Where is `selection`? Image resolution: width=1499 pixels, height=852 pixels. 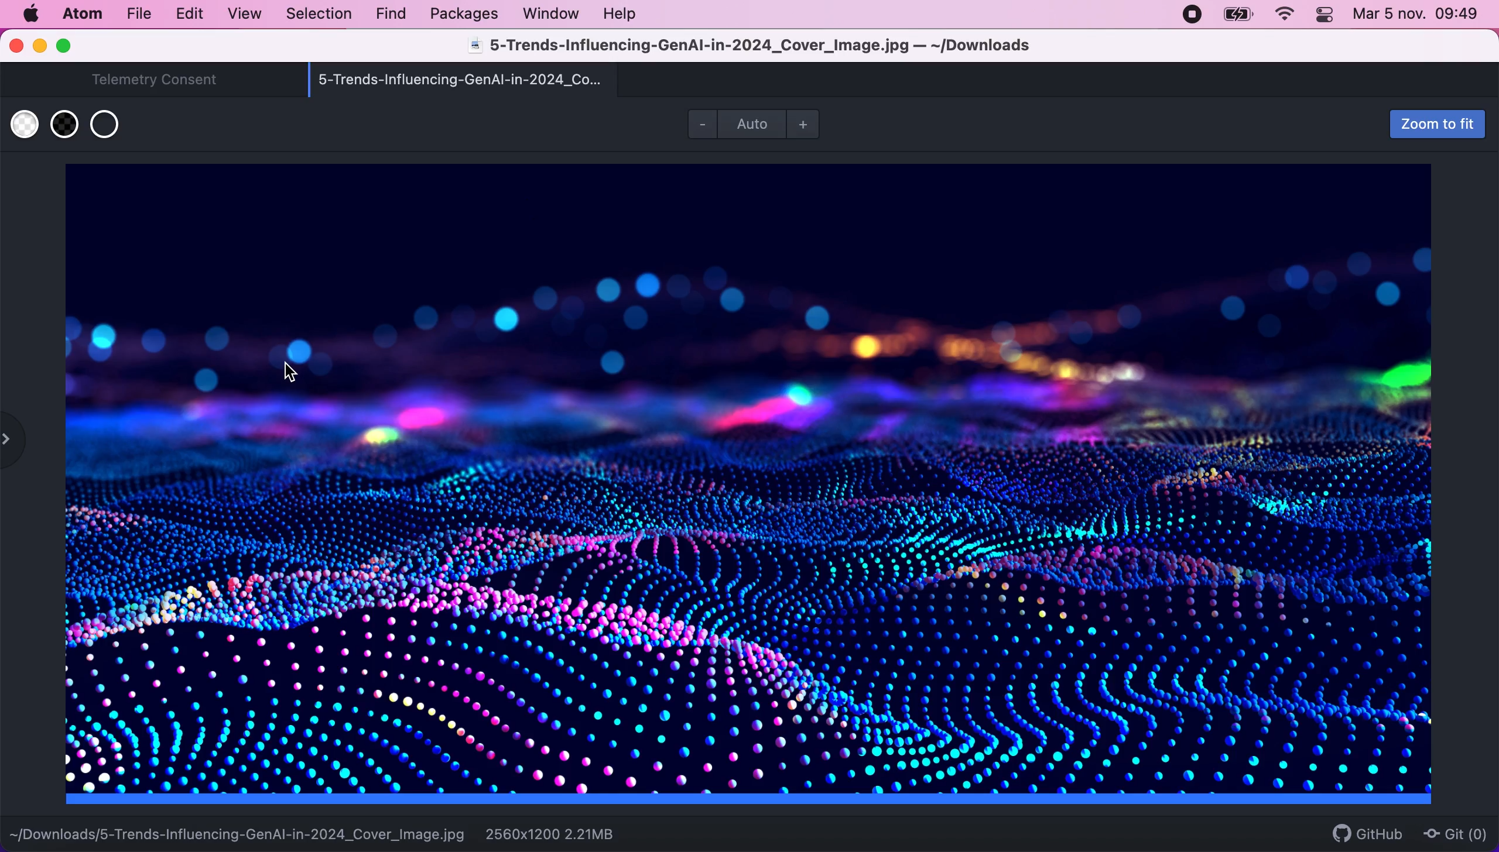
selection is located at coordinates (320, 14).